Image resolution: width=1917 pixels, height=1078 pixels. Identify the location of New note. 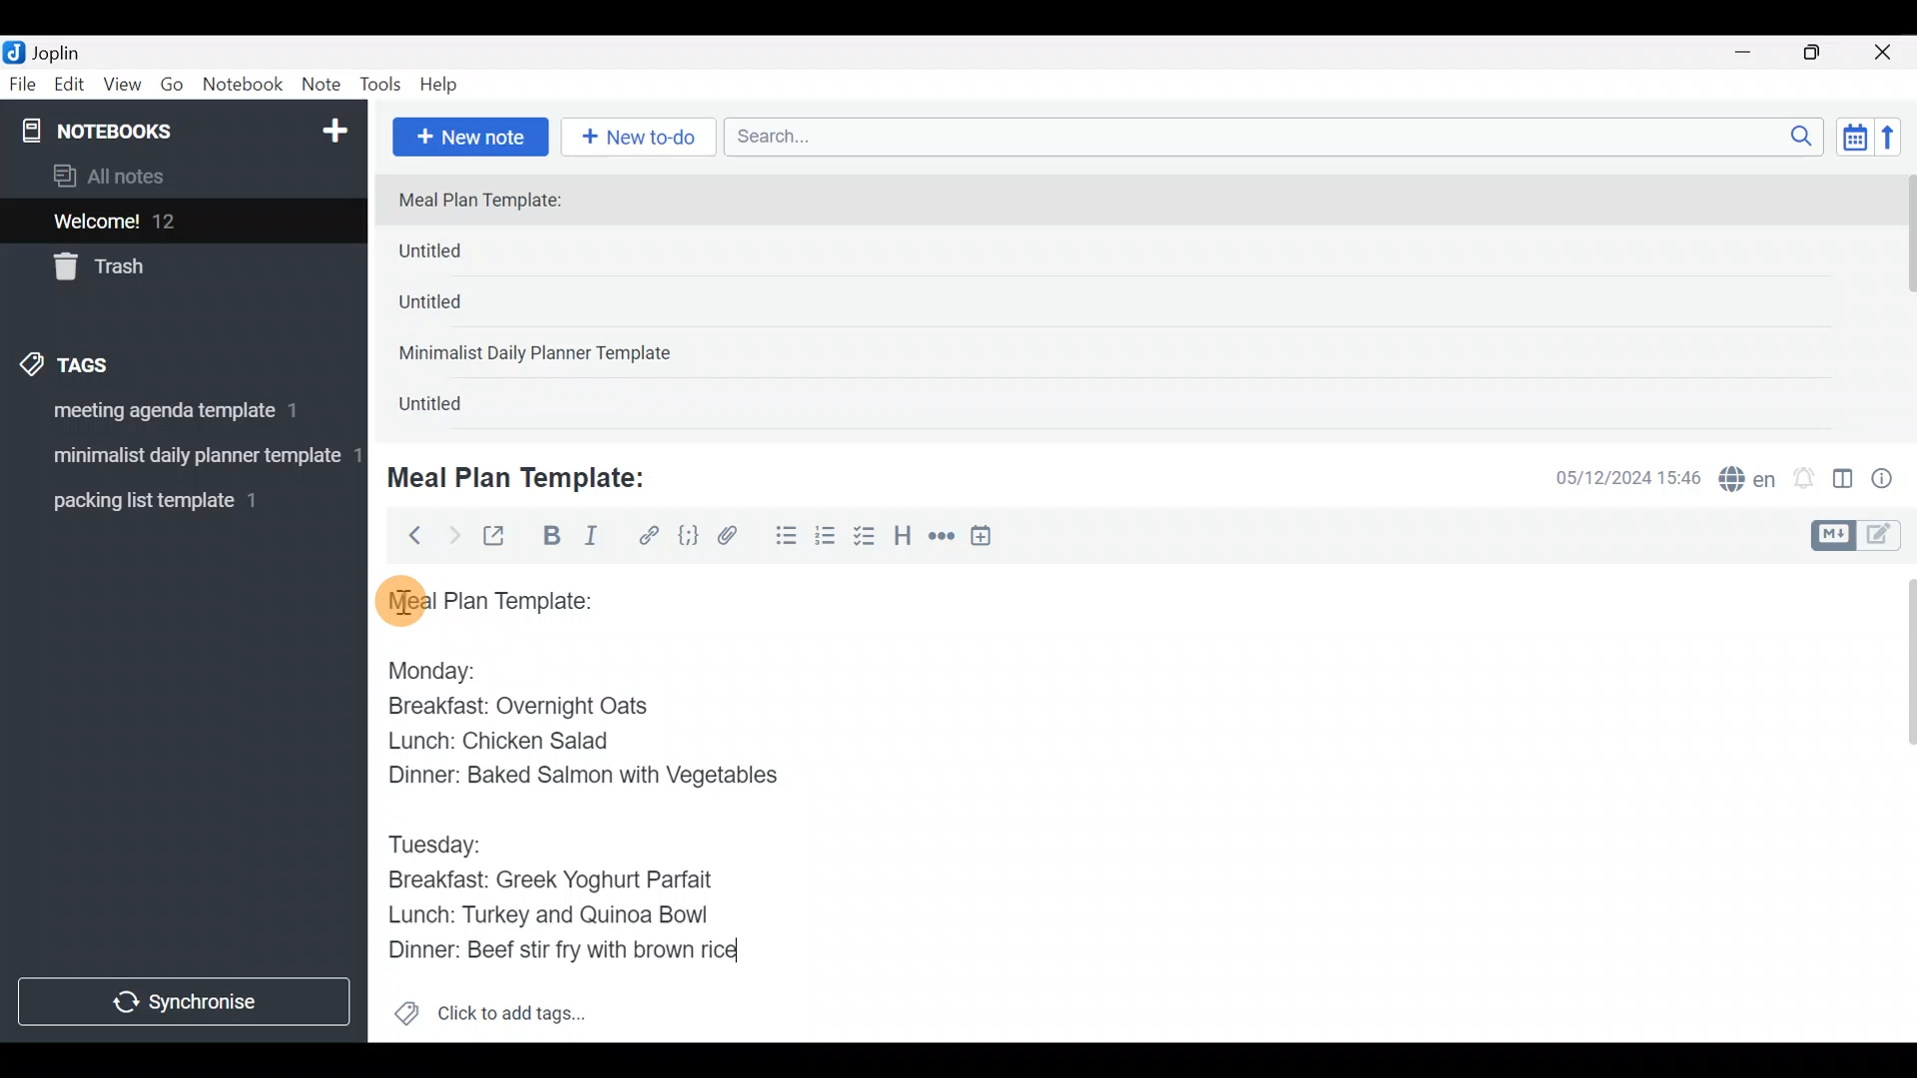
(468, 135).